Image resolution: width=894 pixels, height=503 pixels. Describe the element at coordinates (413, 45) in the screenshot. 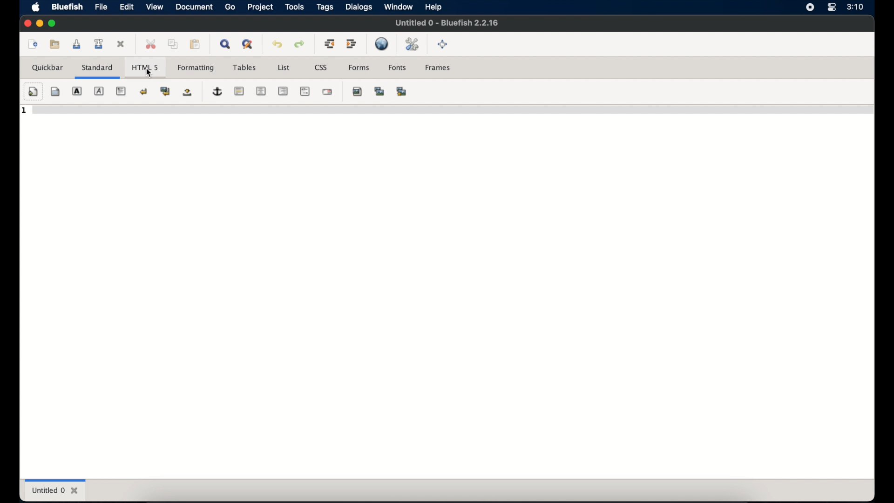

I see `edit preferences` at that location.